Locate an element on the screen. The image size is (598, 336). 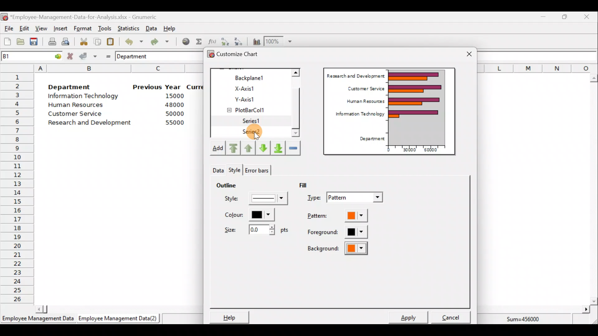
Information Technology is located at coordinates (357, 115).